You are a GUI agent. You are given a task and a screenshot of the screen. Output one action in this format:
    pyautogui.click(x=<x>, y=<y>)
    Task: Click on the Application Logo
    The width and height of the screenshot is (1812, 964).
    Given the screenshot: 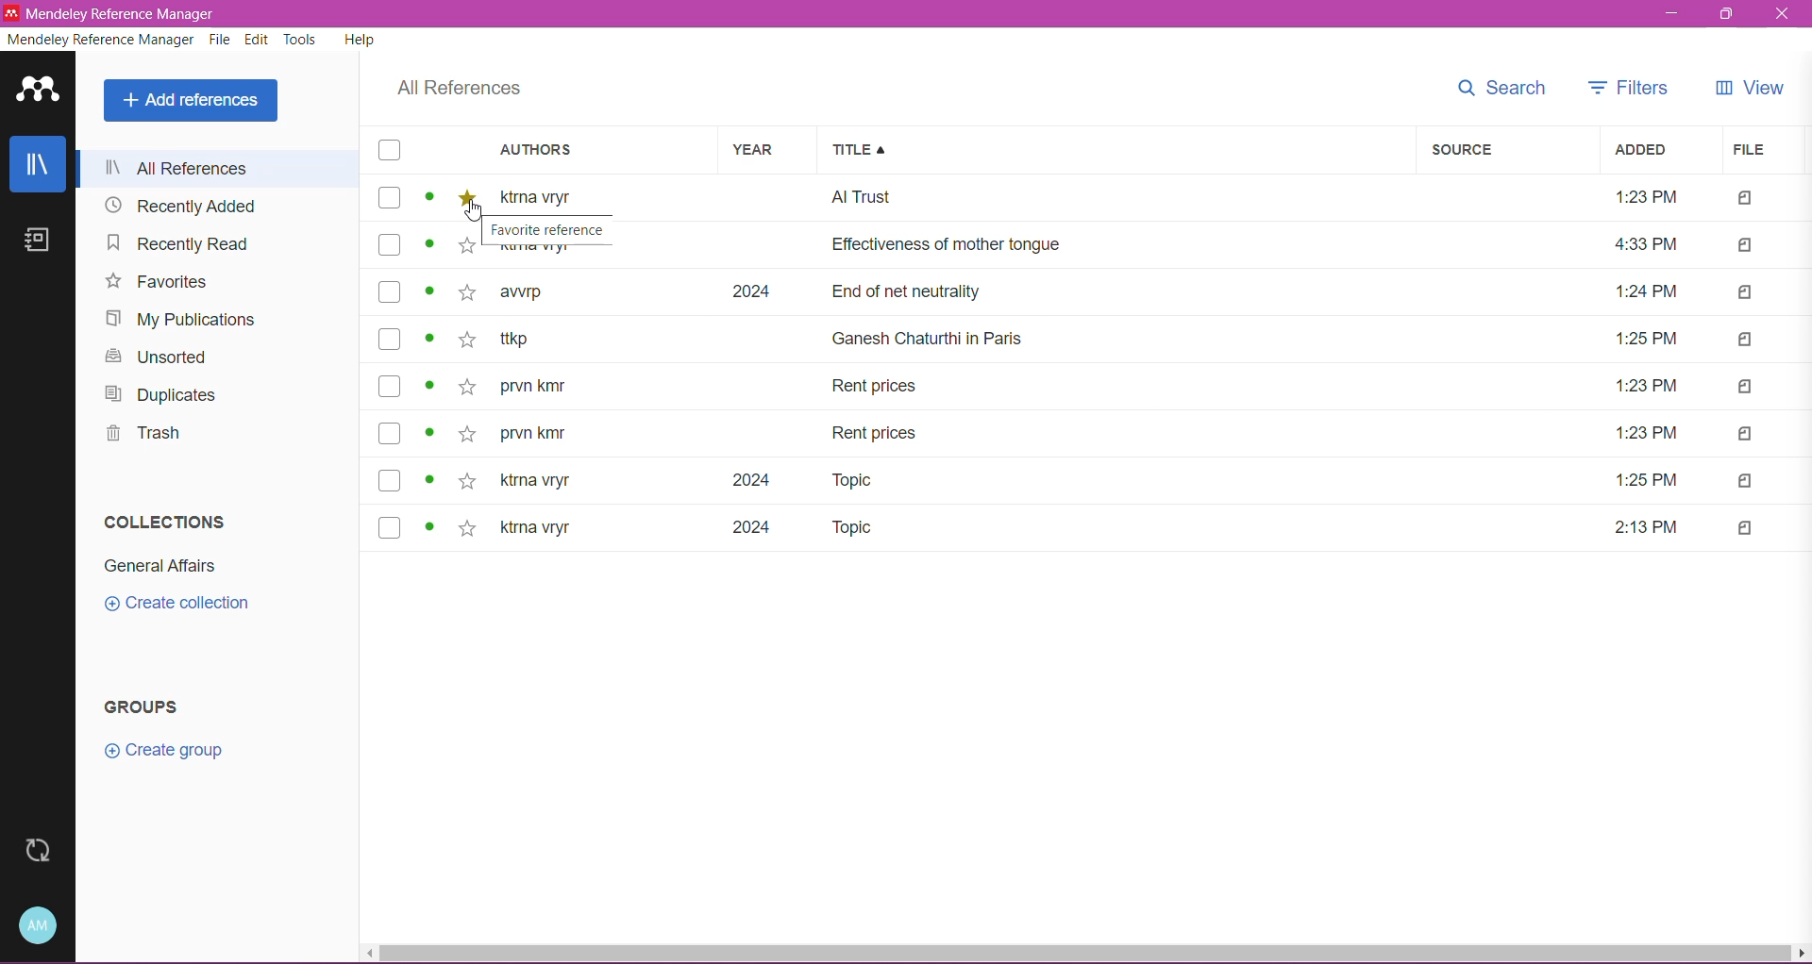 What is the action you would take?
    pyautogui.click(x=37, y=90)
    